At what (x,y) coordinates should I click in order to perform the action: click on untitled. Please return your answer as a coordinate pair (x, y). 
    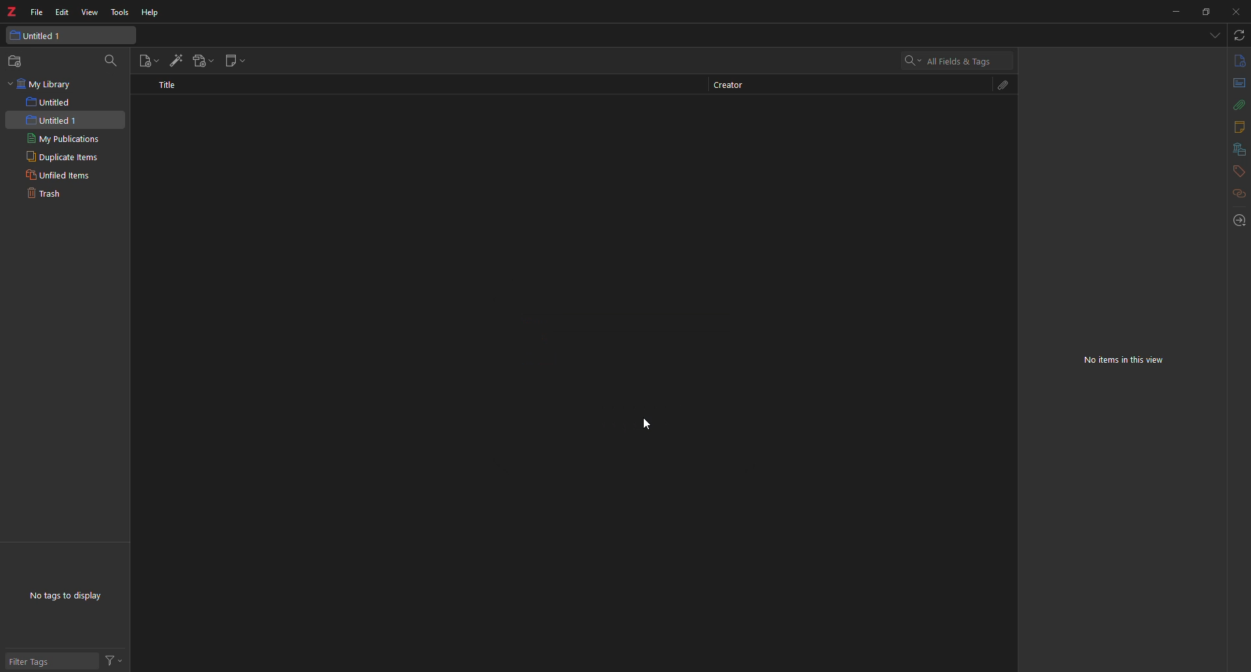
    Looking at the image, I should click on (51, 102).